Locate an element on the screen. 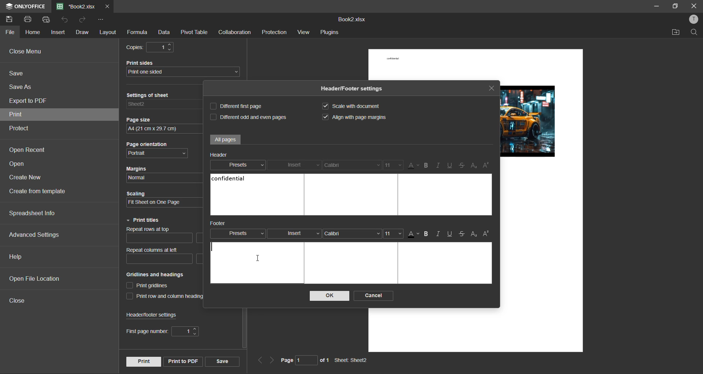  Sheet: Sheet2 is located at coordinates (351, 360).